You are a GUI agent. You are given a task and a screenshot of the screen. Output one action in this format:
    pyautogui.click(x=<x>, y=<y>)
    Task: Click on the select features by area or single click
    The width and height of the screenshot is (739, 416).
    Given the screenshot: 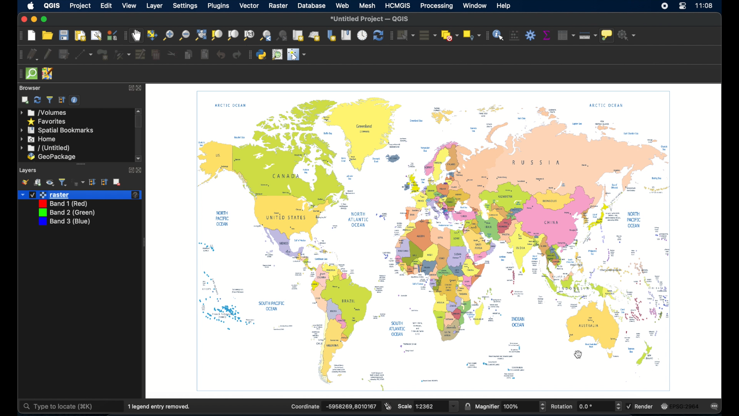 What is the action you would take?
    pyautogui.click(x=405, y=35)
    